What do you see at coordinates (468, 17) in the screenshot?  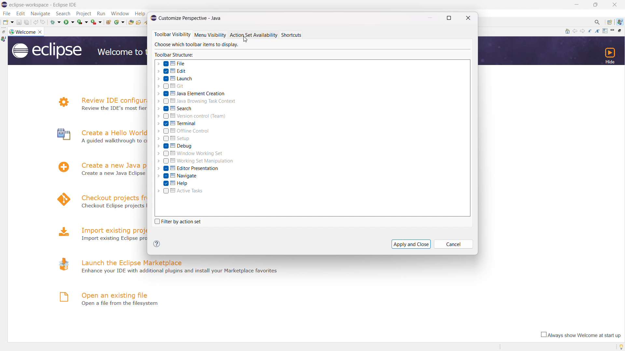 I see `close` at bounding box center [468, 17].